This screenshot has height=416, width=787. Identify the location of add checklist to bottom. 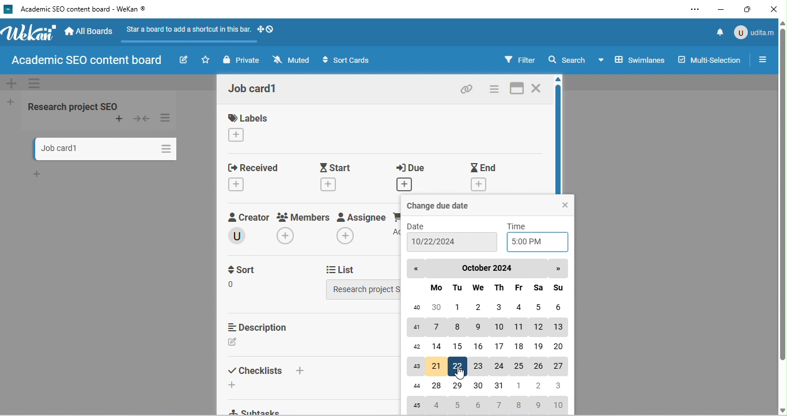
(234, 385).